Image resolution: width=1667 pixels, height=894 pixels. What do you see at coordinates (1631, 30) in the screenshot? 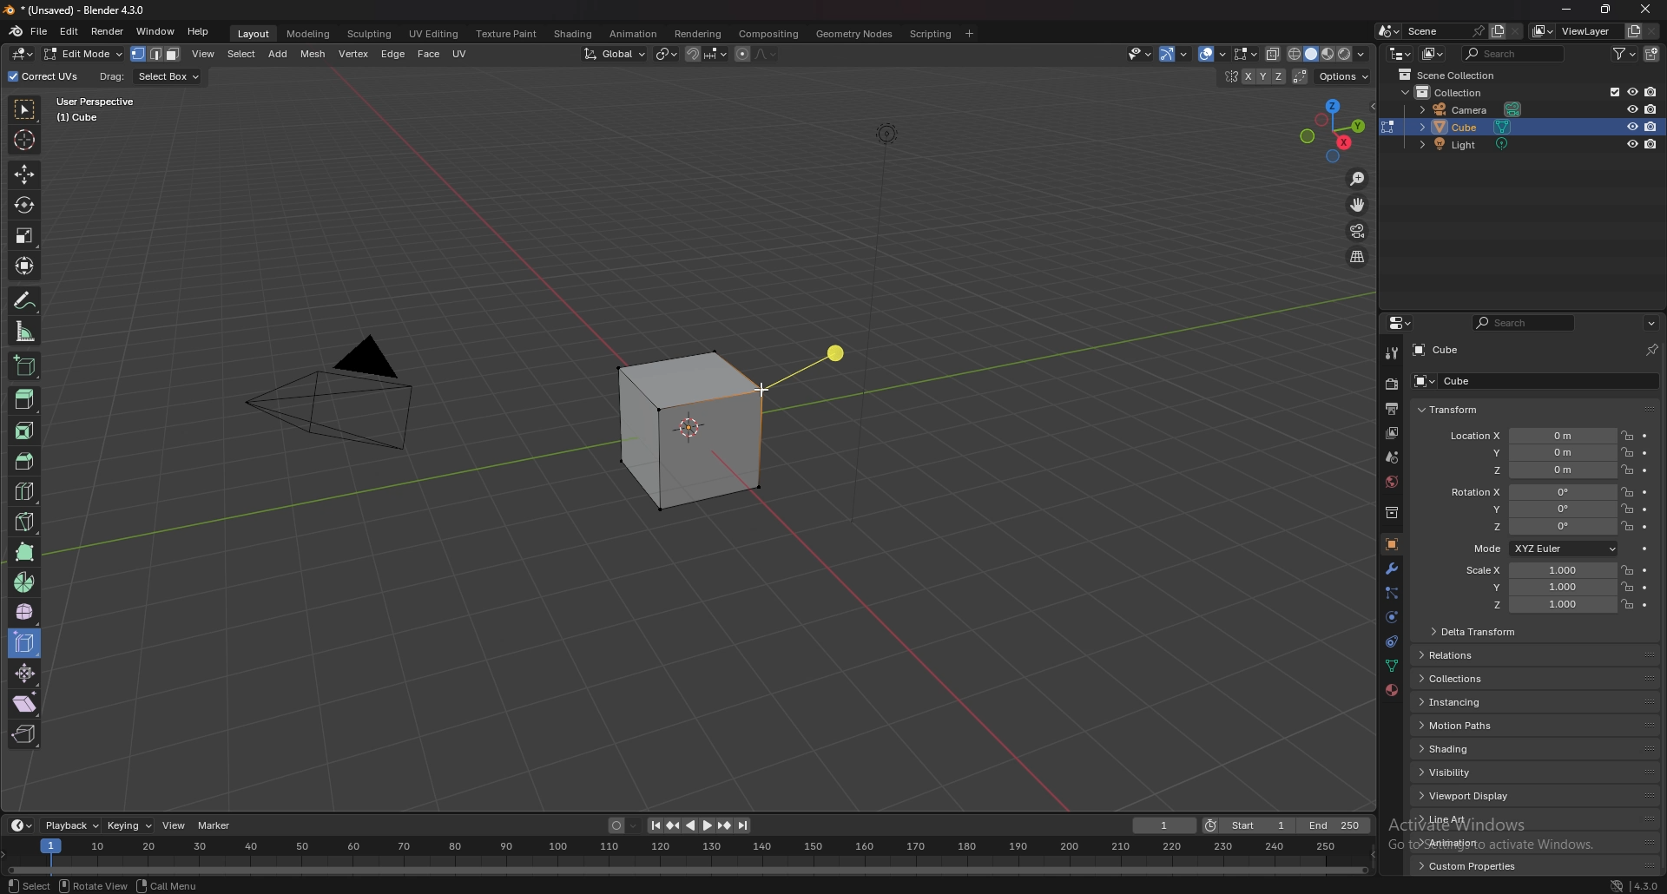
I see `add view layer` at bounding box center [1631, 30].